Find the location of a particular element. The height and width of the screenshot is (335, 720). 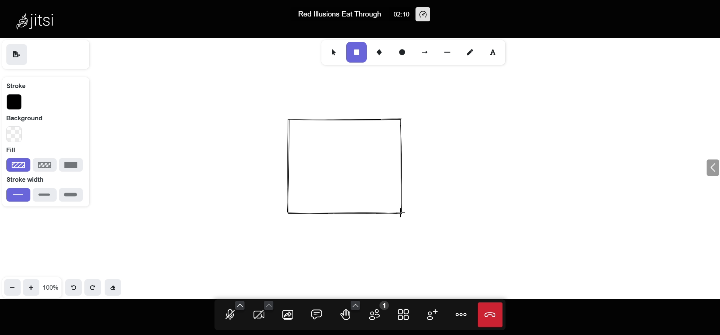

invite people is located at coordinates (430, 315).